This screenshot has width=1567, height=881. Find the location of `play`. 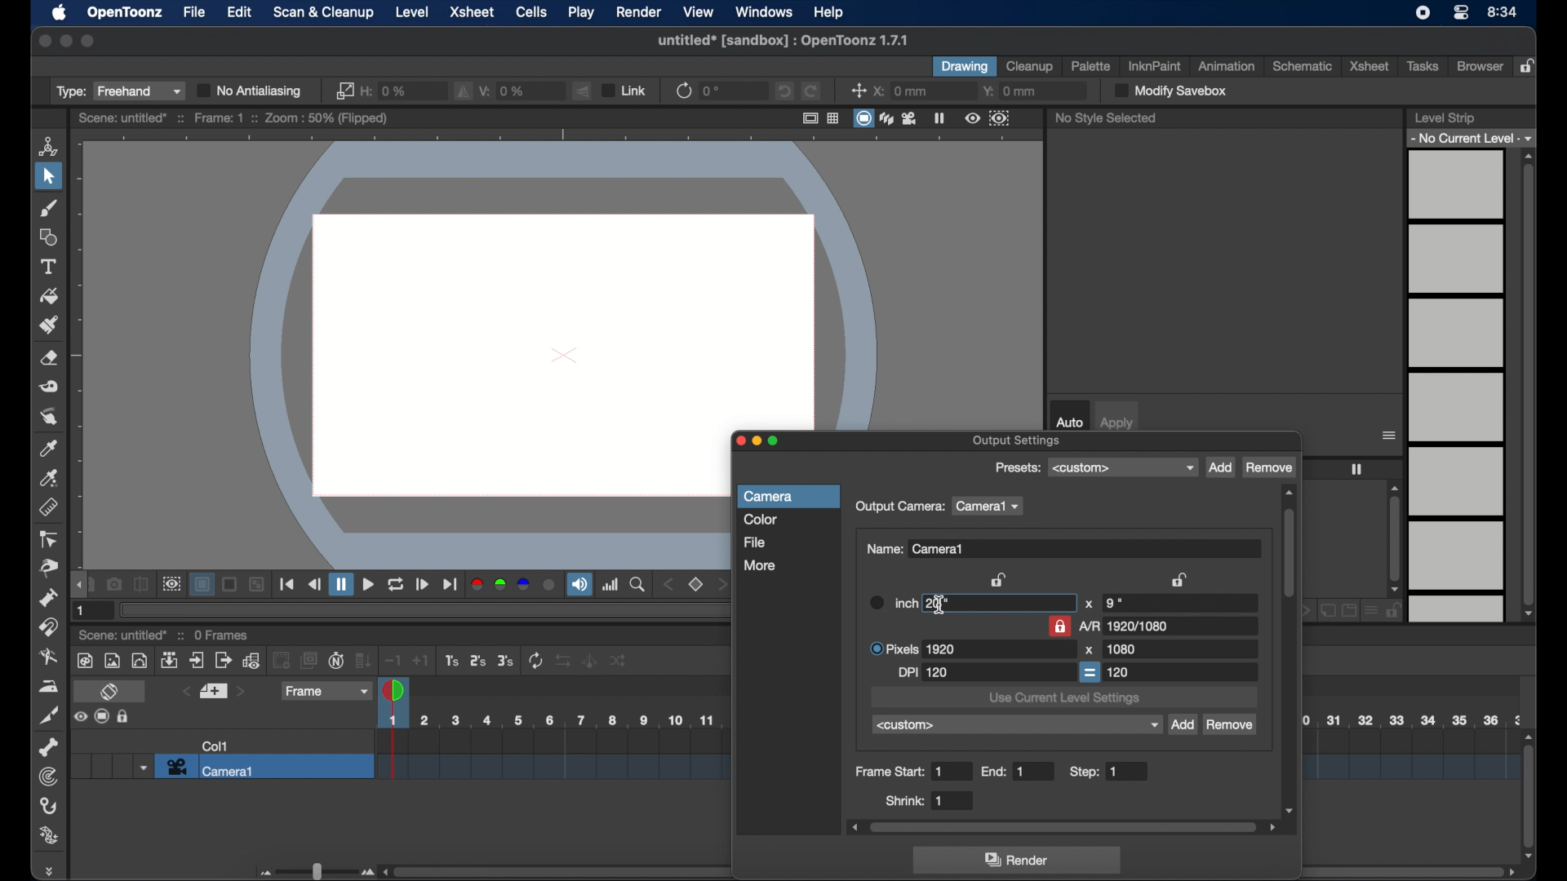

play is located at coordinates (582, 13).